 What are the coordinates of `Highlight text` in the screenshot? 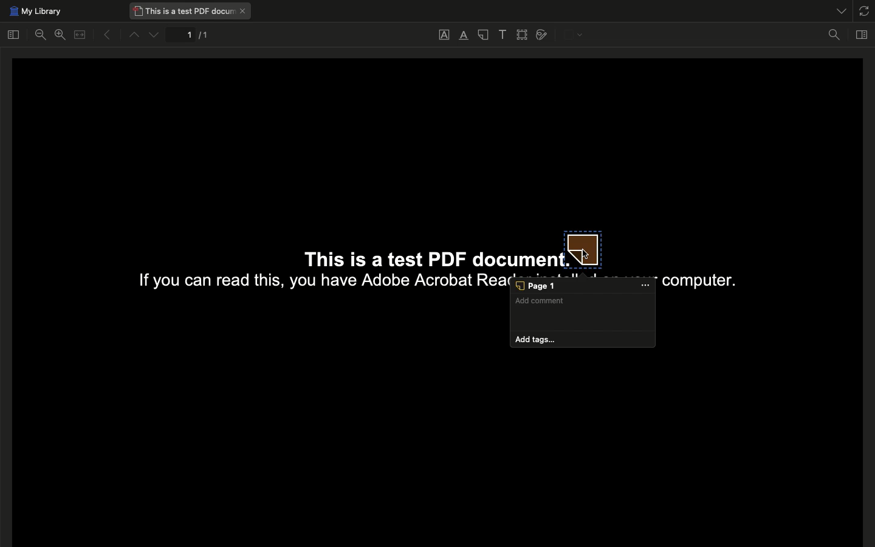 It's located at (463, 36).